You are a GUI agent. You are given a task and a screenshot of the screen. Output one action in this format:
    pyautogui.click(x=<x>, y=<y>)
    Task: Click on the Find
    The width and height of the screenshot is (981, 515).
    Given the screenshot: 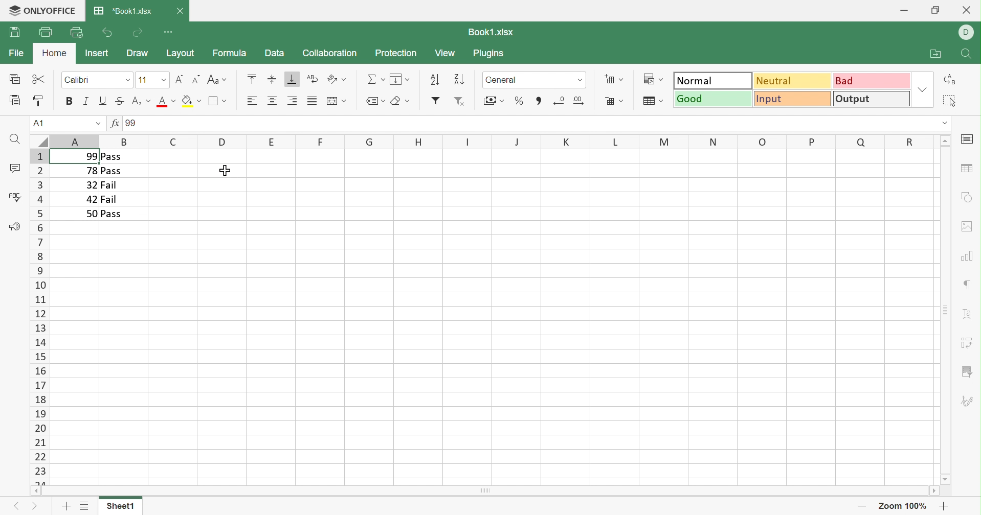 What is the action you would take?
    pyautogui.click(x=13, y=139)
    